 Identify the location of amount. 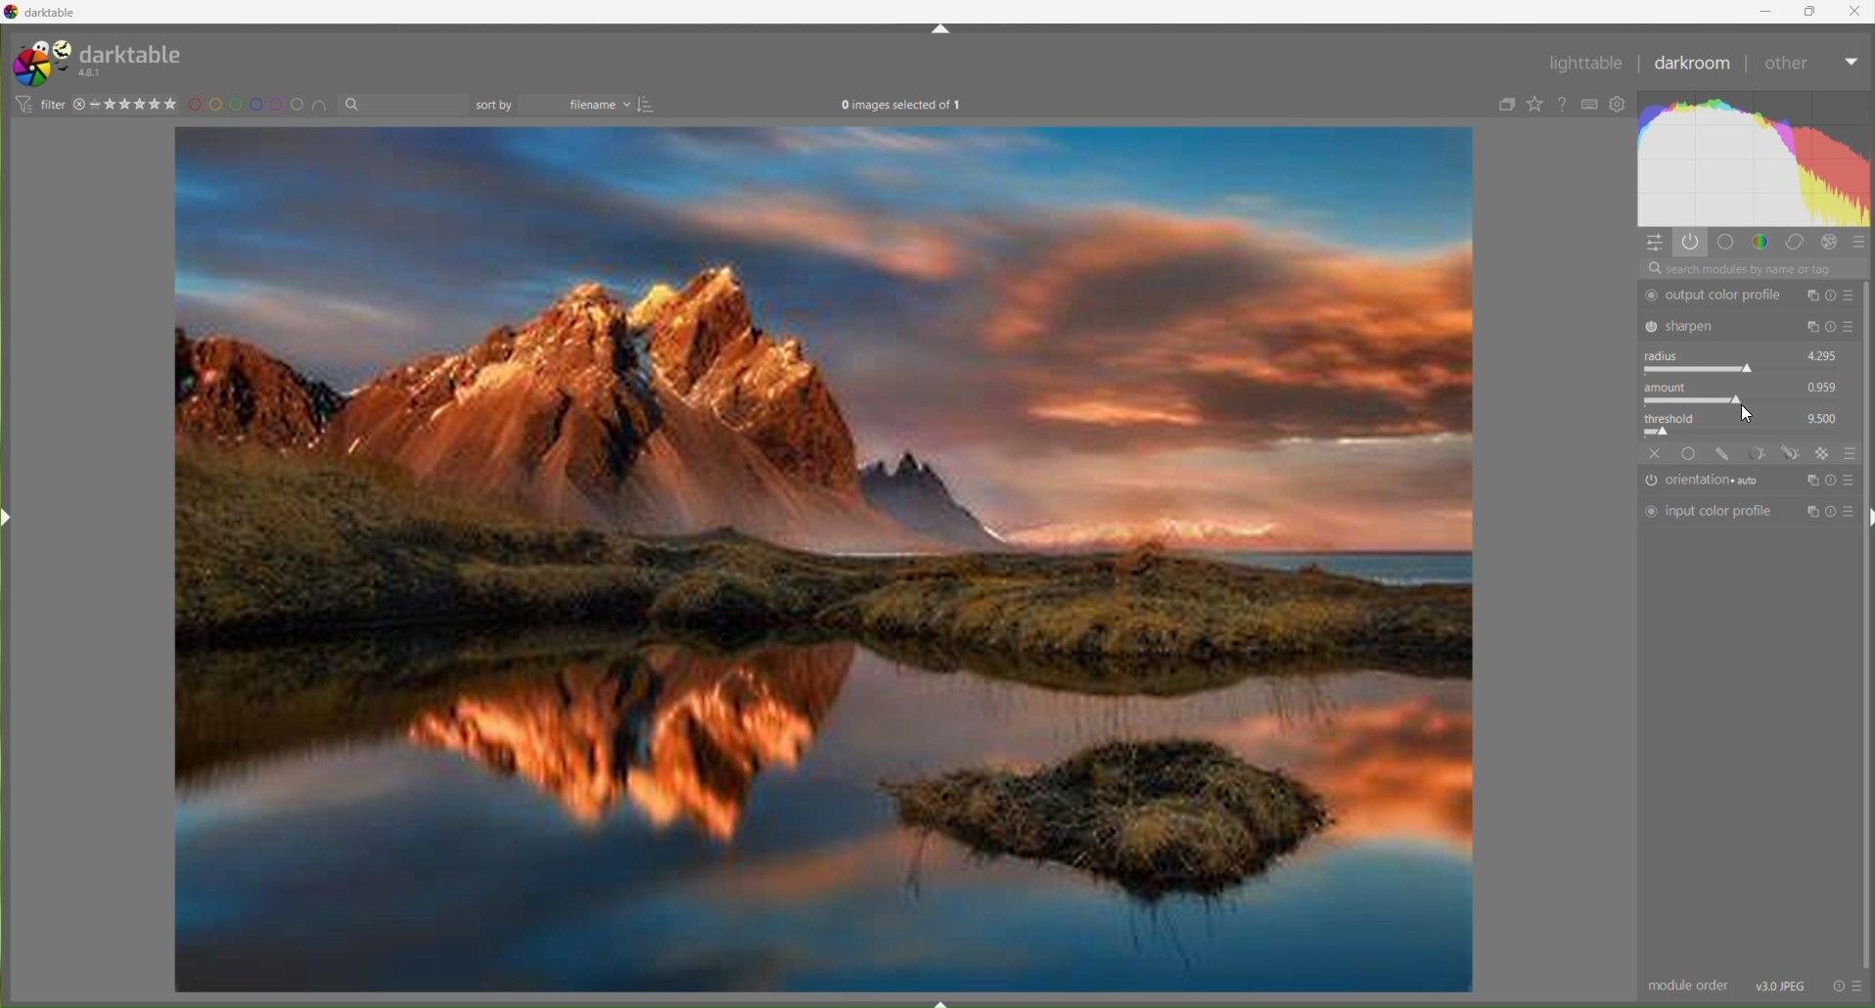
(1671, 387).